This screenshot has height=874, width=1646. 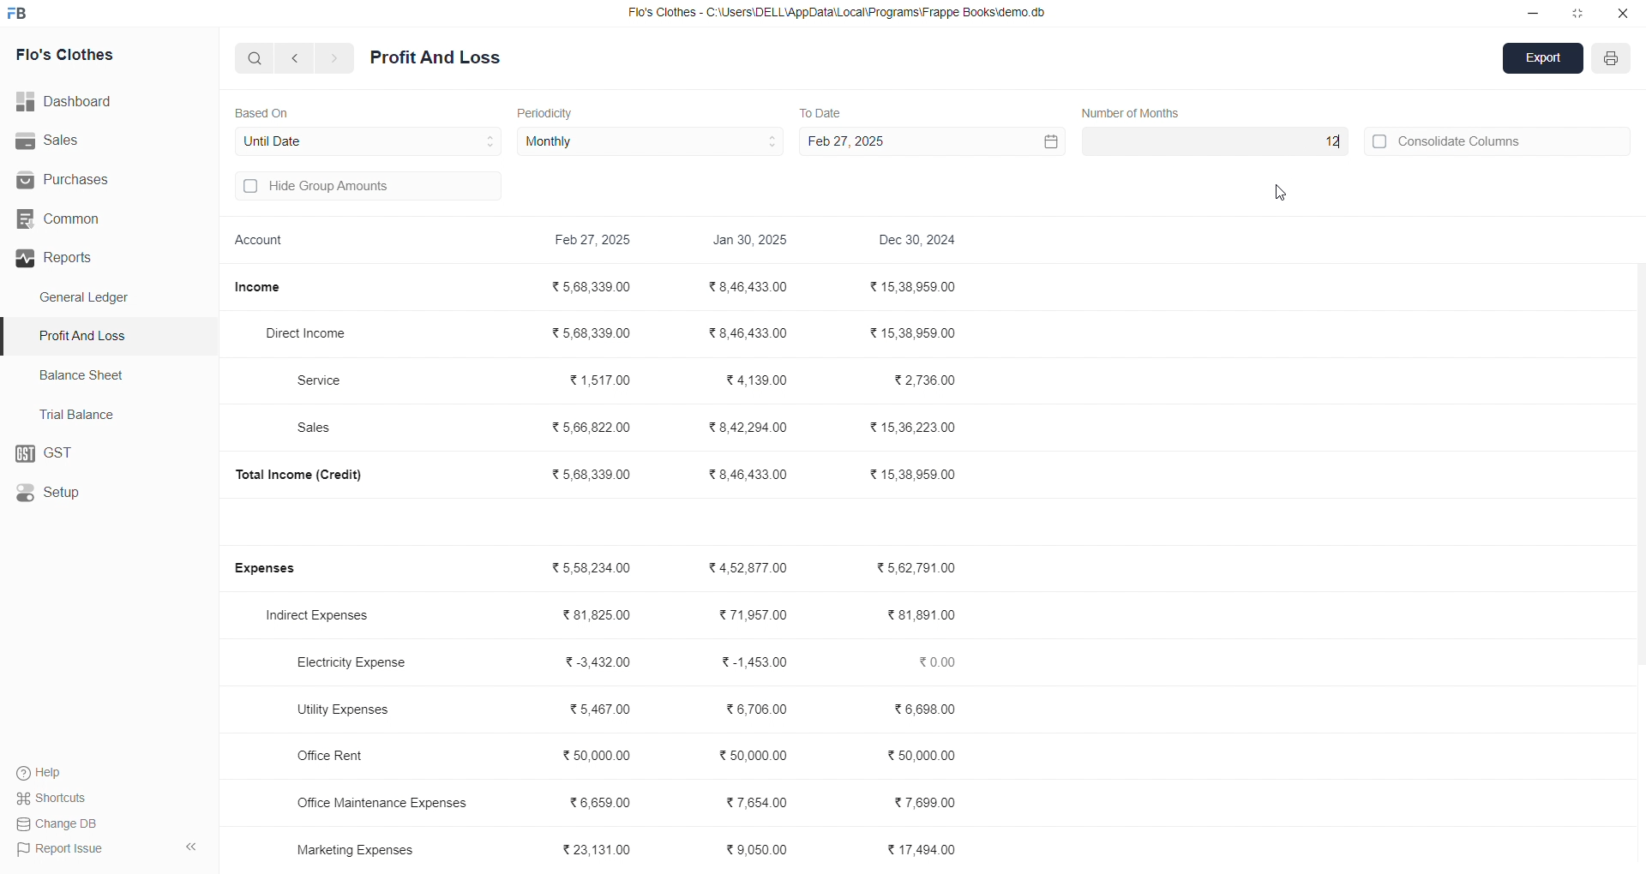 What do you see at coordinates (752, 242) in the screenshot?
I see `Jan 30, 2025` at bounding box center [752, 242].